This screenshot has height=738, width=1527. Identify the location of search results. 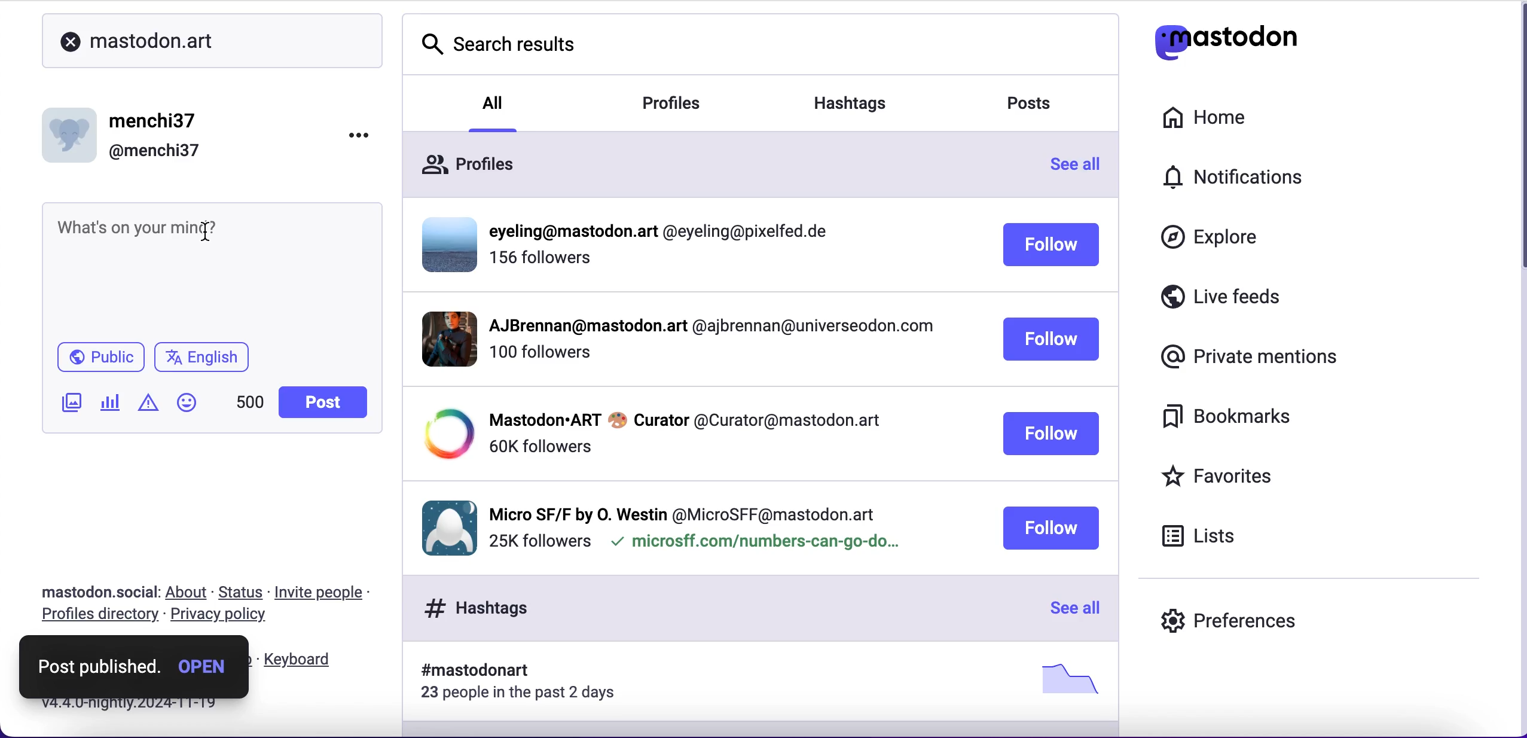
(491, 38).